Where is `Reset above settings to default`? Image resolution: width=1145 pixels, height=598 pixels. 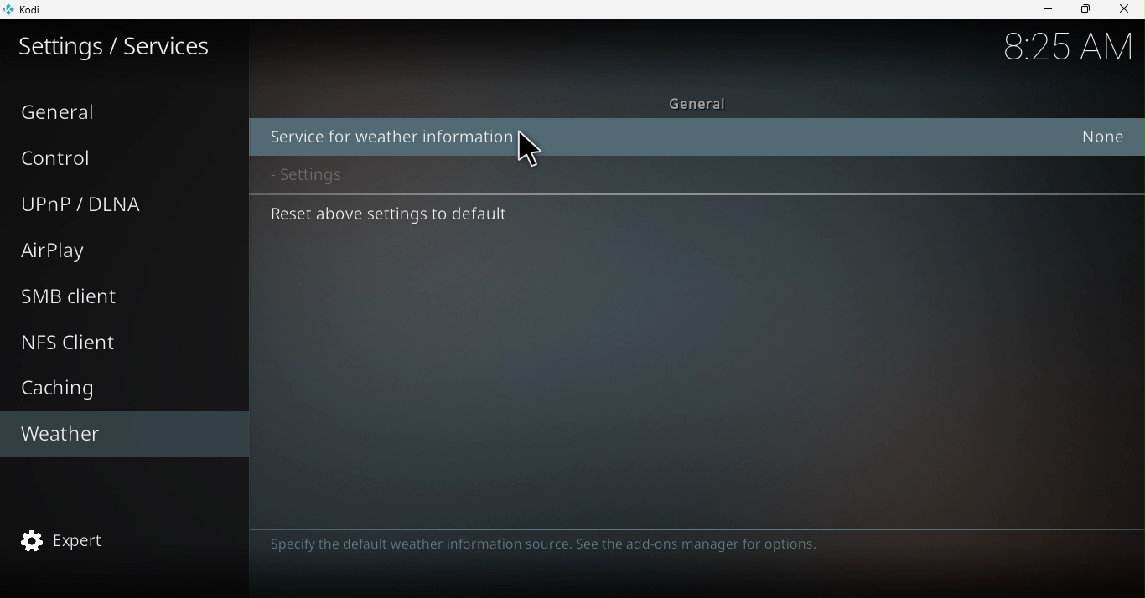 Reset above settings to default is located at coordinates (689, 217).